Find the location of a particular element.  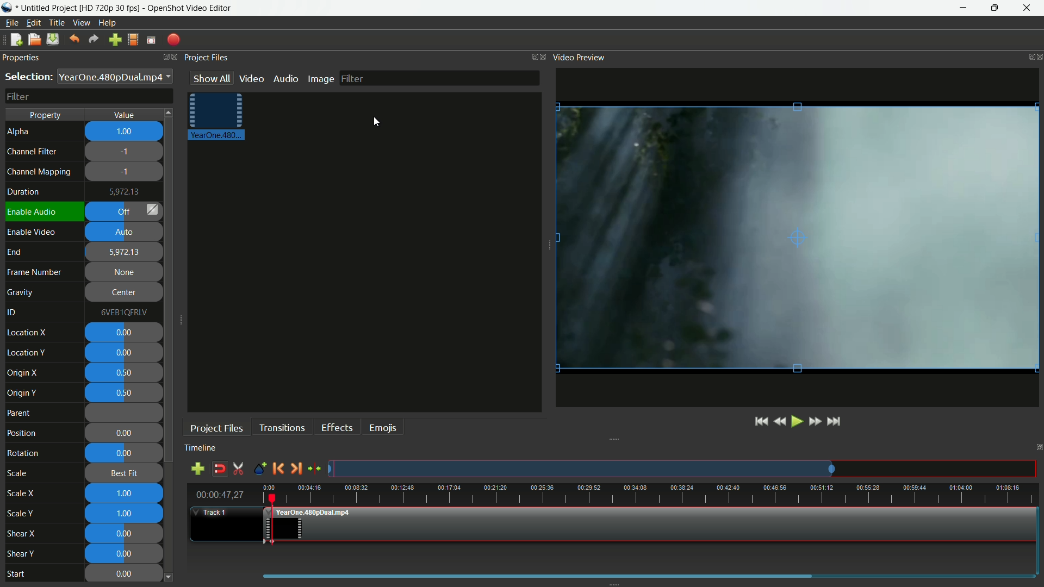

off is located at coordinates (125, 212).